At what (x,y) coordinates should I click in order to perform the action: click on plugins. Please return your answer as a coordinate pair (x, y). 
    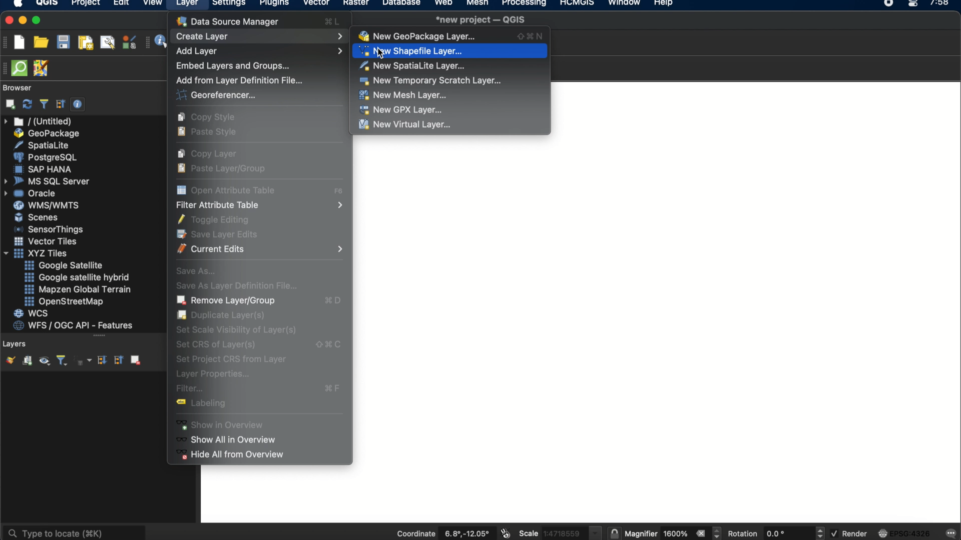
    Looking at the image, I should click on (274, 4).